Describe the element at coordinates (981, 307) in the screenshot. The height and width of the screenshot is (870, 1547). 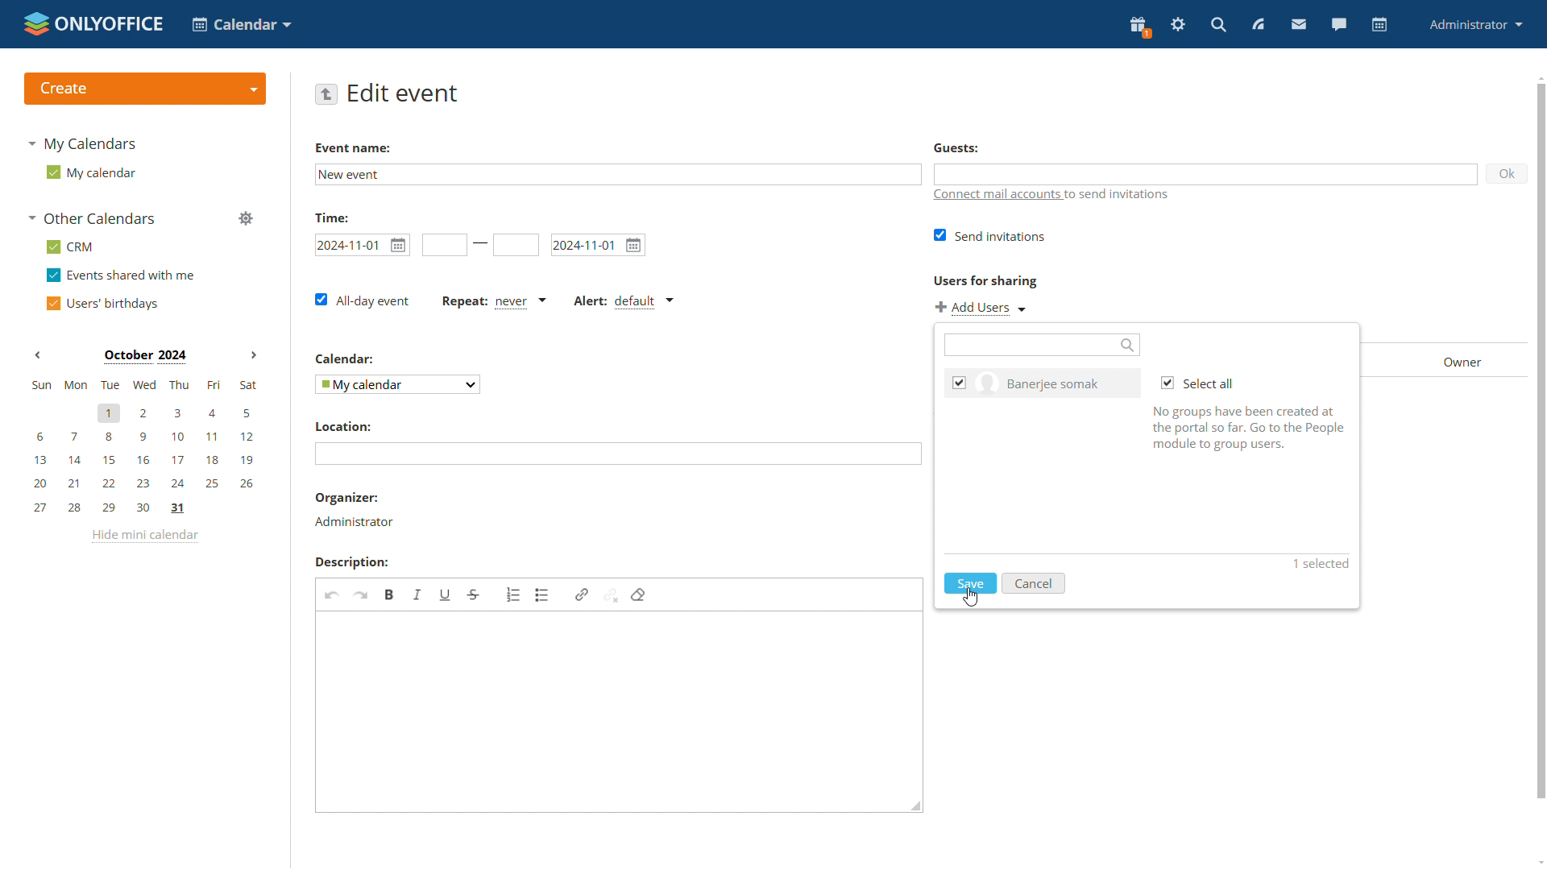
I see `add users` at that location.